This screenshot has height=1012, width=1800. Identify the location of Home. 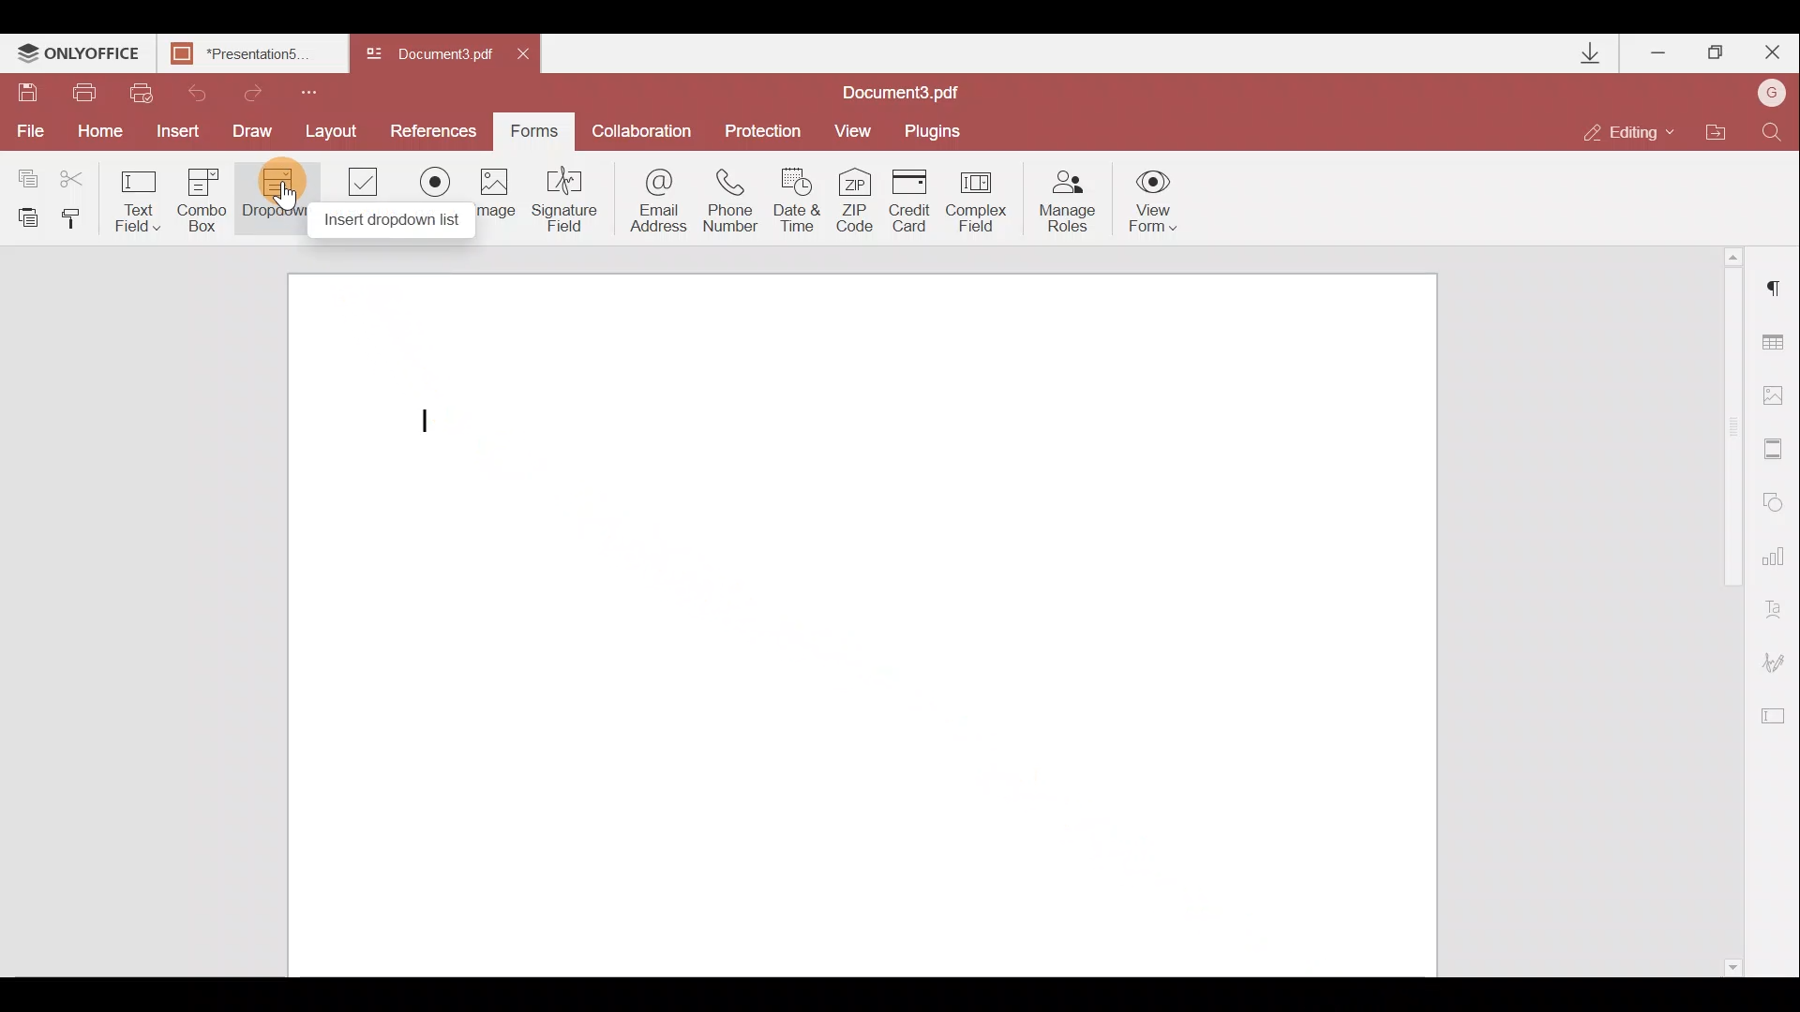
(97, 131).